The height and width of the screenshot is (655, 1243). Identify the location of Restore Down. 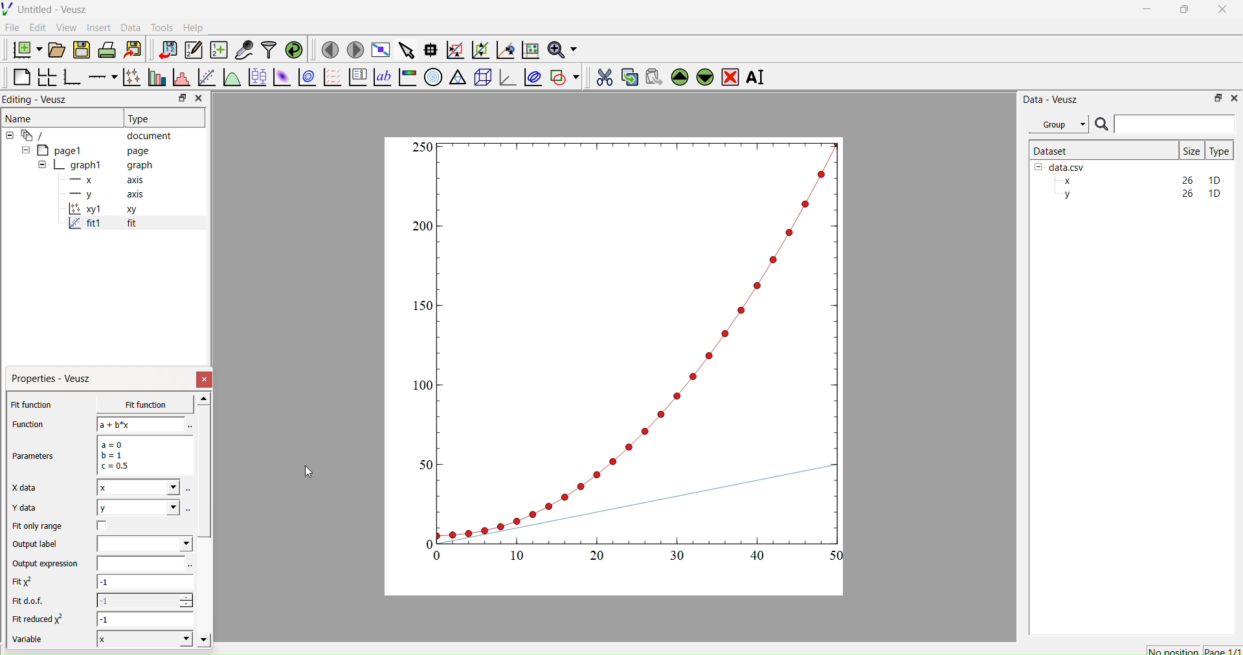
(1215, 97).